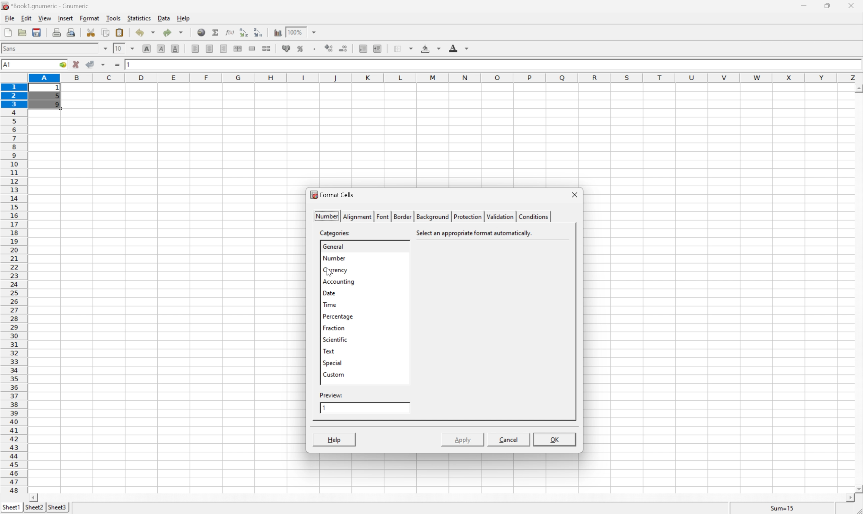 The width and height of the screenshot is (863, 514). I want to click on enter formula, so click(117, 65).